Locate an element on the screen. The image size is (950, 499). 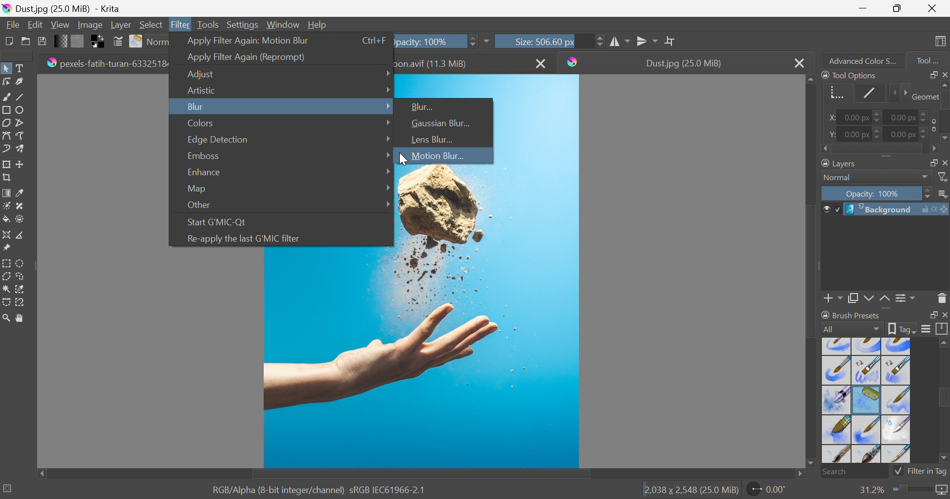
Opacity: 100% is located at coordinates (874, 195).